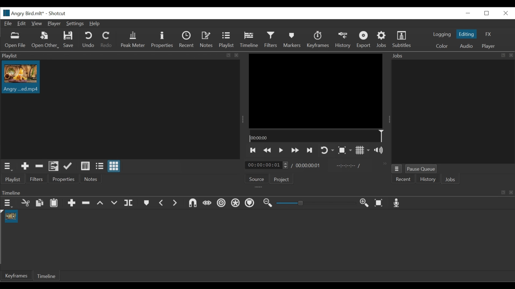 This screenshot has width=515, height=289. What do you see at coordinates (317, 203) in the screenshot?
I see `Zoom Slider` at bounding box center [317, 203].